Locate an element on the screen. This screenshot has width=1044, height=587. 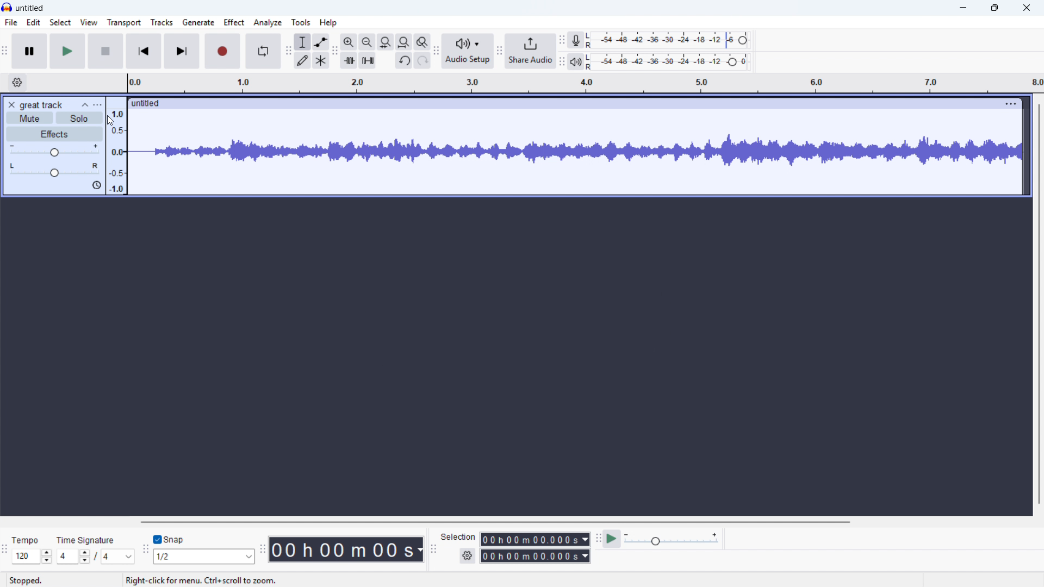
Record  is located at coordinates (222, 51).